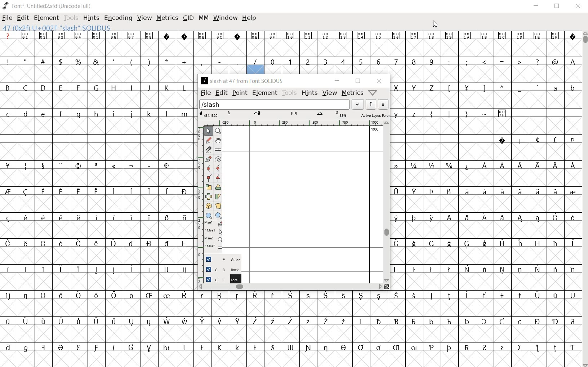 This screenshot has width=588, height=367. What do you see at coordinates (208, 131) in the screenshot?
I see `pointer` at bounding box center [208, 131].